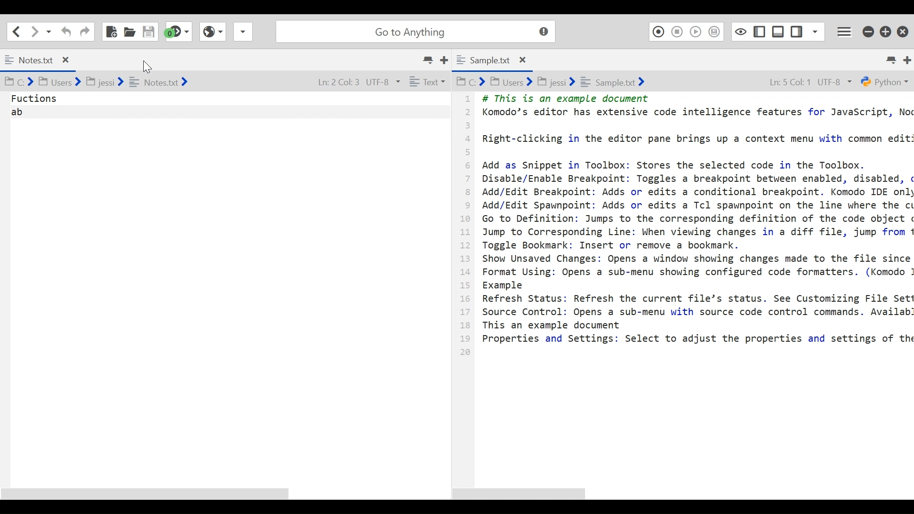 Image resolution: width=914 pixels, height=514 pixels. I want to click on Restore, so click(886, 32).